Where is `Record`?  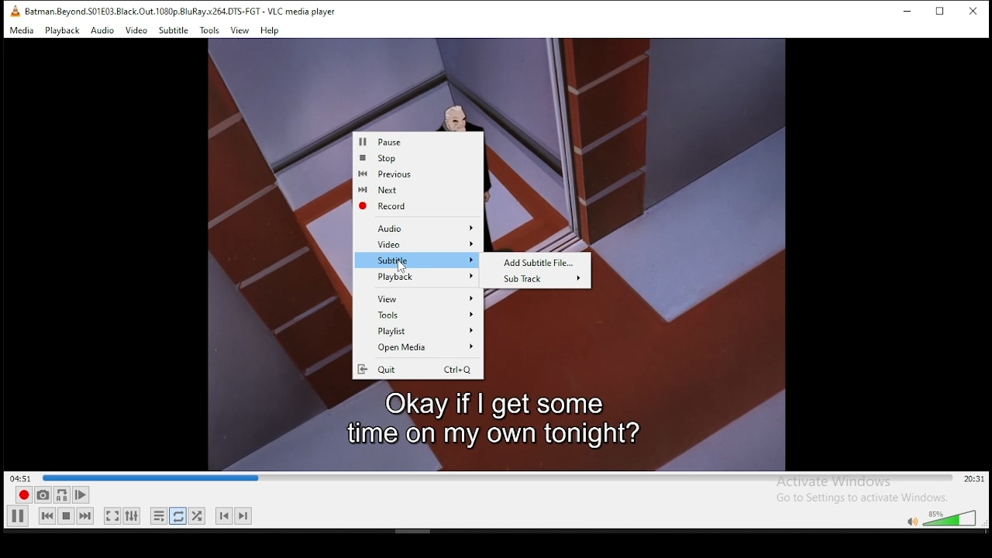
Record is located at coordinates (415, 207).